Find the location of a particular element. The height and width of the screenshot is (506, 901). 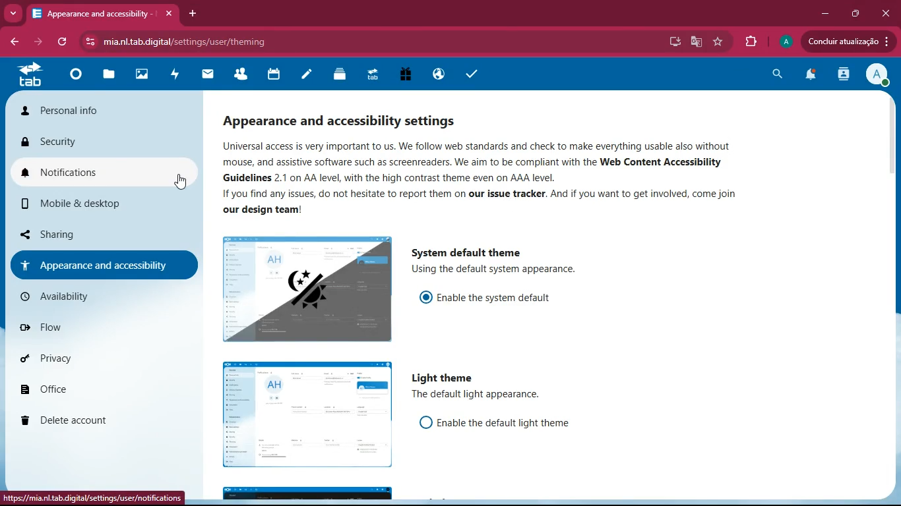

light theme is located at coordinates (445, 376).